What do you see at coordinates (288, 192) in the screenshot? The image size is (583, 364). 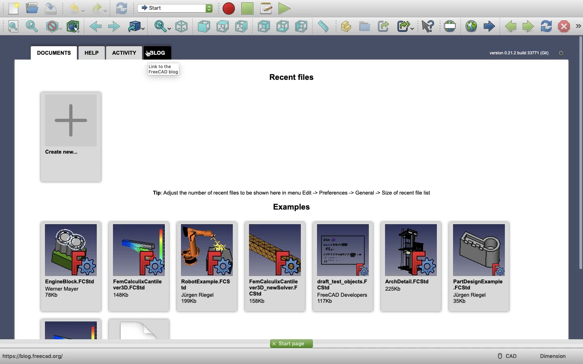 I see `Tip: Adjust the number of recent files to be shown here in menu Edit -> Preferences -> General -> Size of recent file list` at bounding box center [288, 192].